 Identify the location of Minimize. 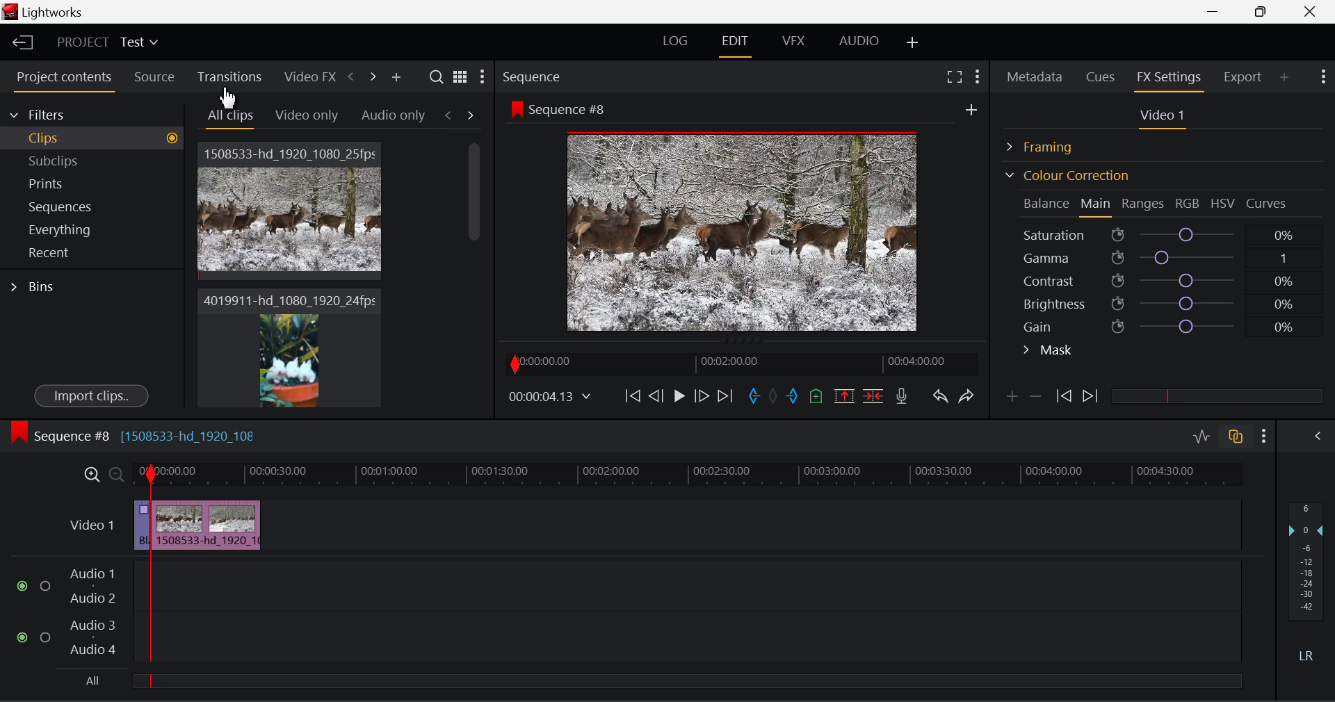
(1264, 11).